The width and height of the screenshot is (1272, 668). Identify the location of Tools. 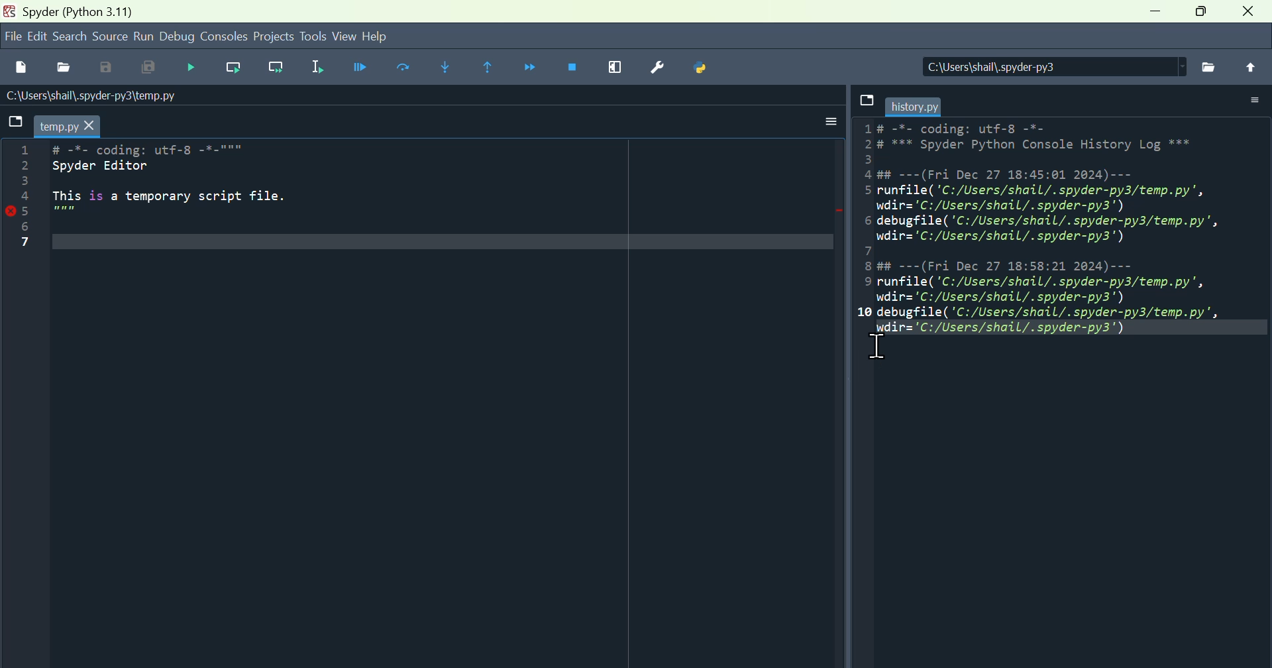
(316, 33).